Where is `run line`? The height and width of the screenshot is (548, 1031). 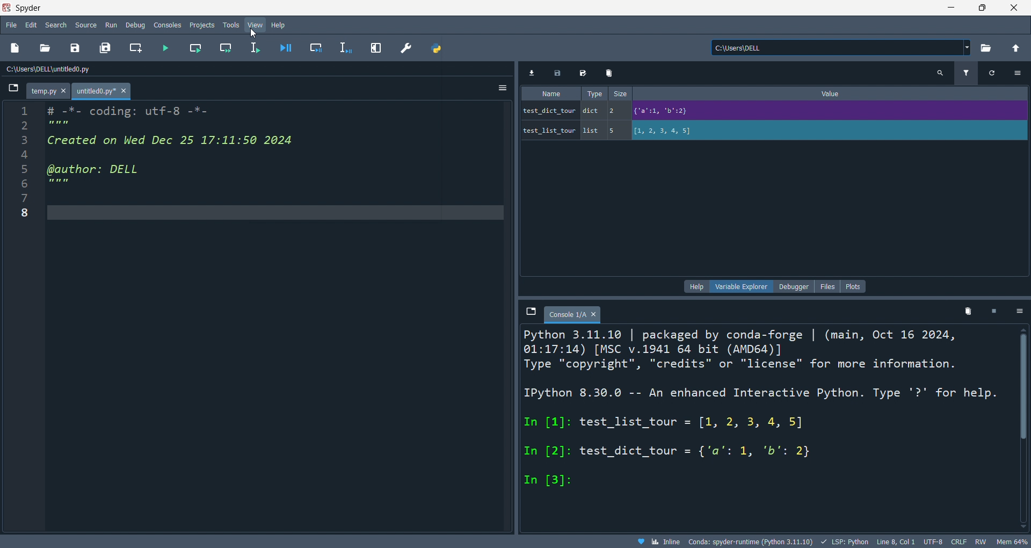 run line is located at coordinates (257, 49).